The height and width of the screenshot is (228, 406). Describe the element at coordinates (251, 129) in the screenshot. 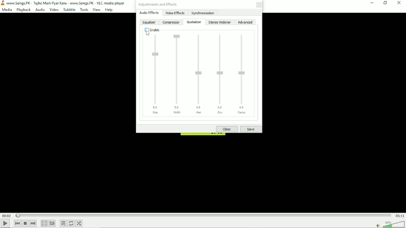

I see `Save` at that location.